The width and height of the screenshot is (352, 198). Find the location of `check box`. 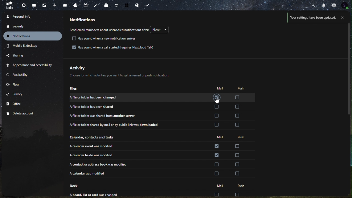

check box is located at coordinates (238, 194).